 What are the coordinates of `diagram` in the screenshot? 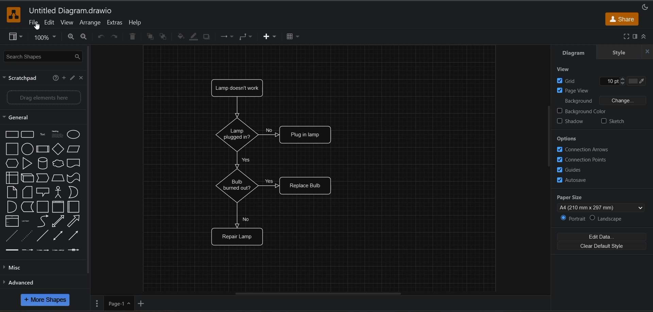 It's located at (575, 52).